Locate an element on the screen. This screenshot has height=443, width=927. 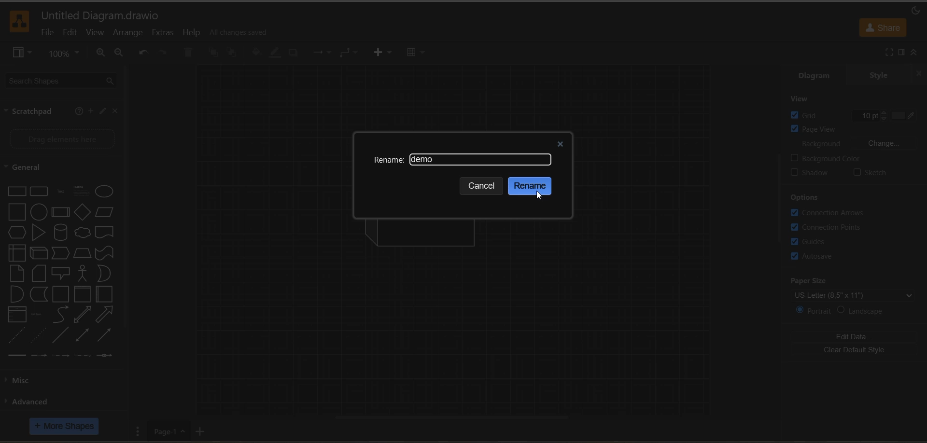
clear default style is located at coordinates (855, 351).